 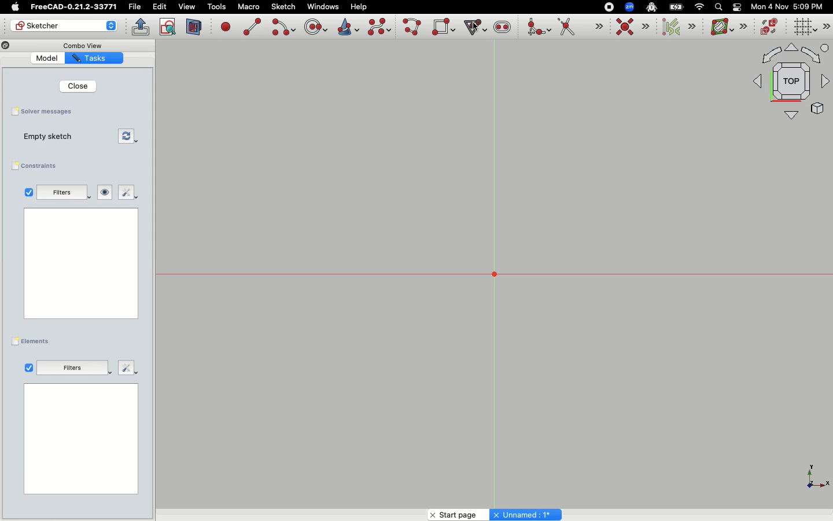 I want to click on Solver messages, so click(x=42, y=112).